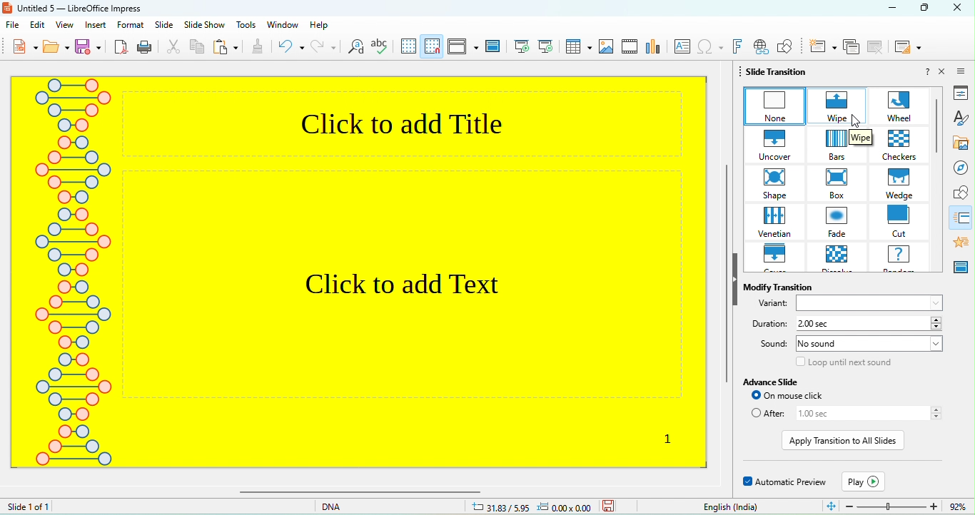 The height and width of the screenshot is (515, 975). Describe the element at coordinates (472, 493) in the screenshot. I see `horizontal scroll bar` at that location.